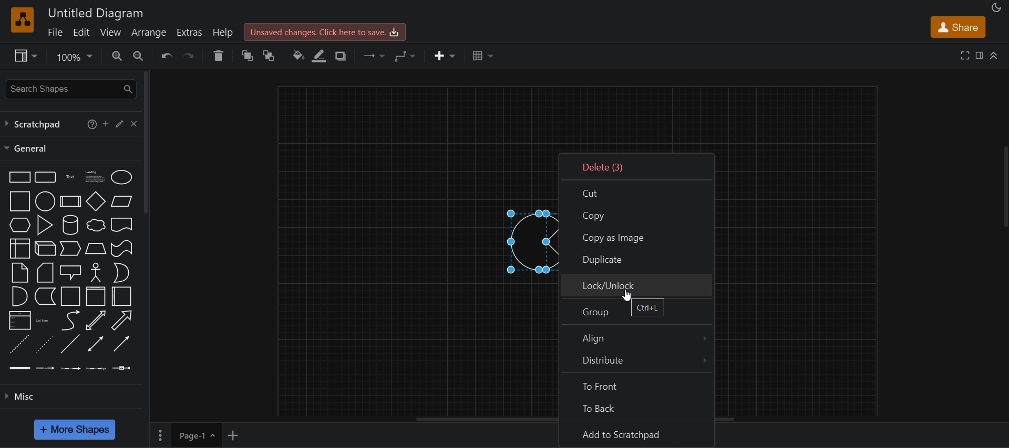  Describe the element at coordinates (996, 8) in the screenshot. I see `apprarance` at that location.